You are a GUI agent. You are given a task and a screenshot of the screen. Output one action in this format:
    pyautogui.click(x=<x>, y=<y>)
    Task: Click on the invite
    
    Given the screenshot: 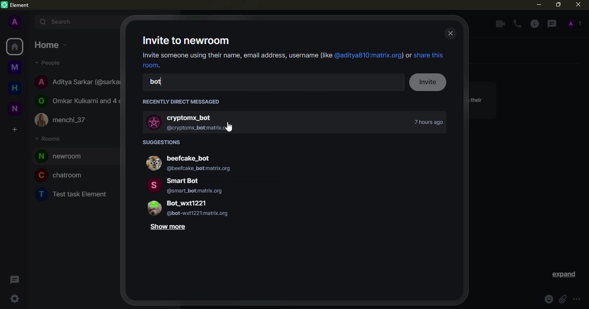 What is the action you would take?
    pyautogui.click(x=427, y=82)
    